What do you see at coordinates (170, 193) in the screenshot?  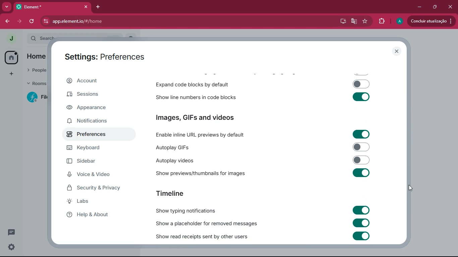 I see `timeline` at bounding box center [170, 193].